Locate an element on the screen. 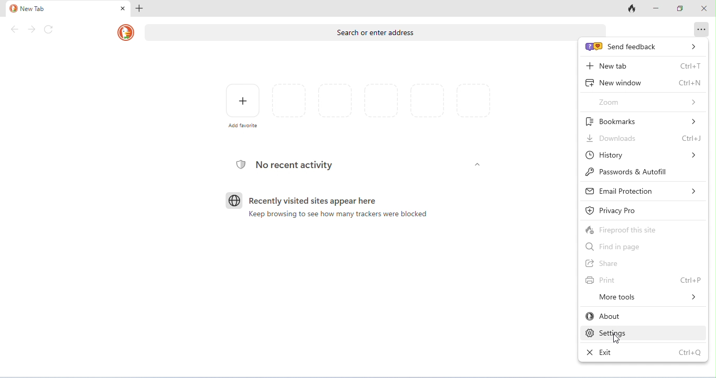 This screenshot has height=378, width=716. collapse activity is located at coordinates (478, 164).